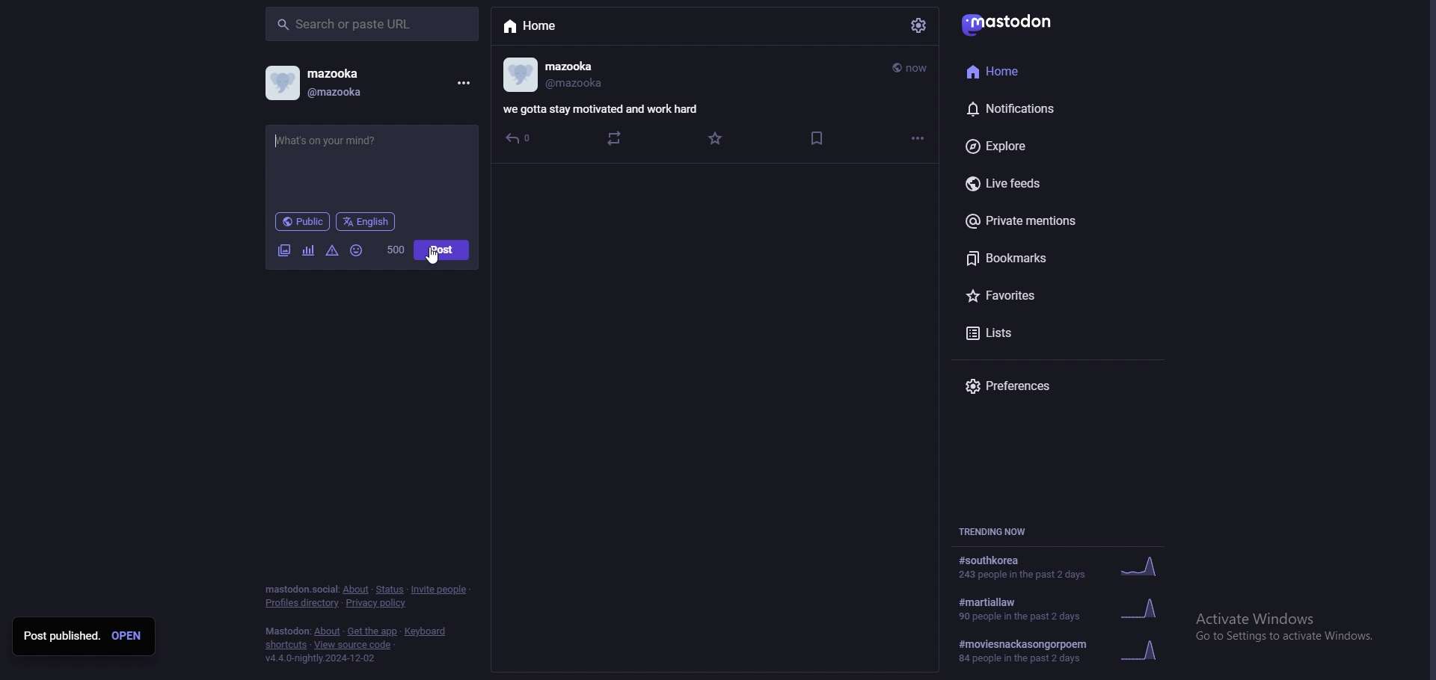 This screenshot has height=680, width=1436. What do you see at coordinates (372, 24) in the screenshot?
I see `search bar` at bounding box center [372, 24].